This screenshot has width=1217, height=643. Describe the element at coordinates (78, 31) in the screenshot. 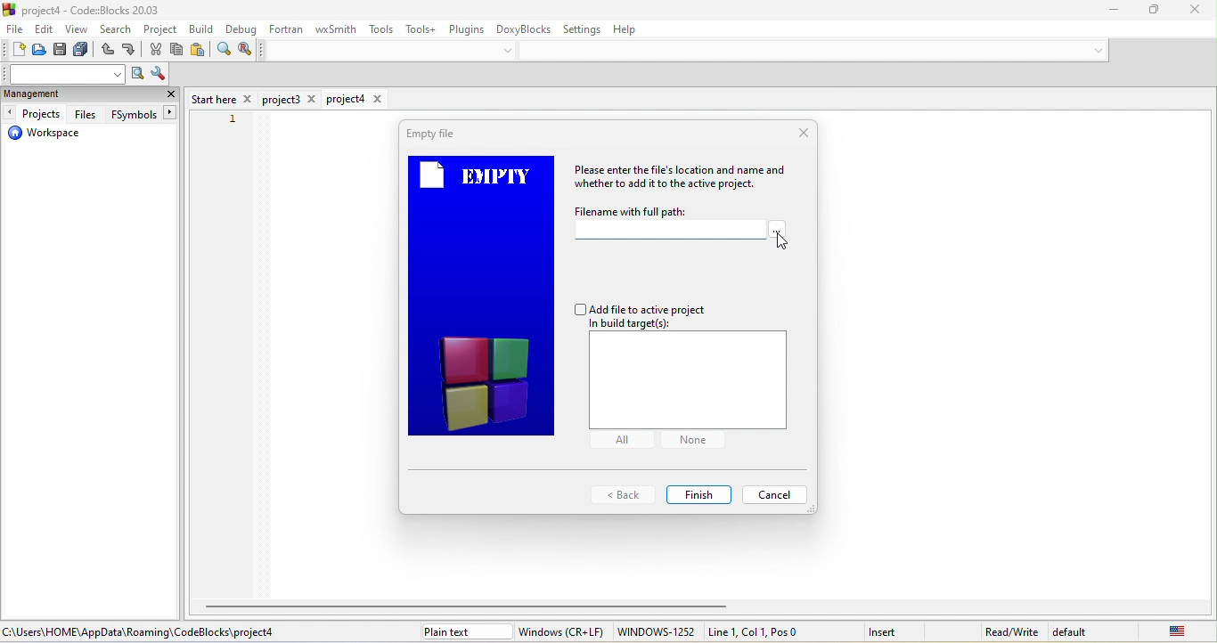

I see `view` at that location.